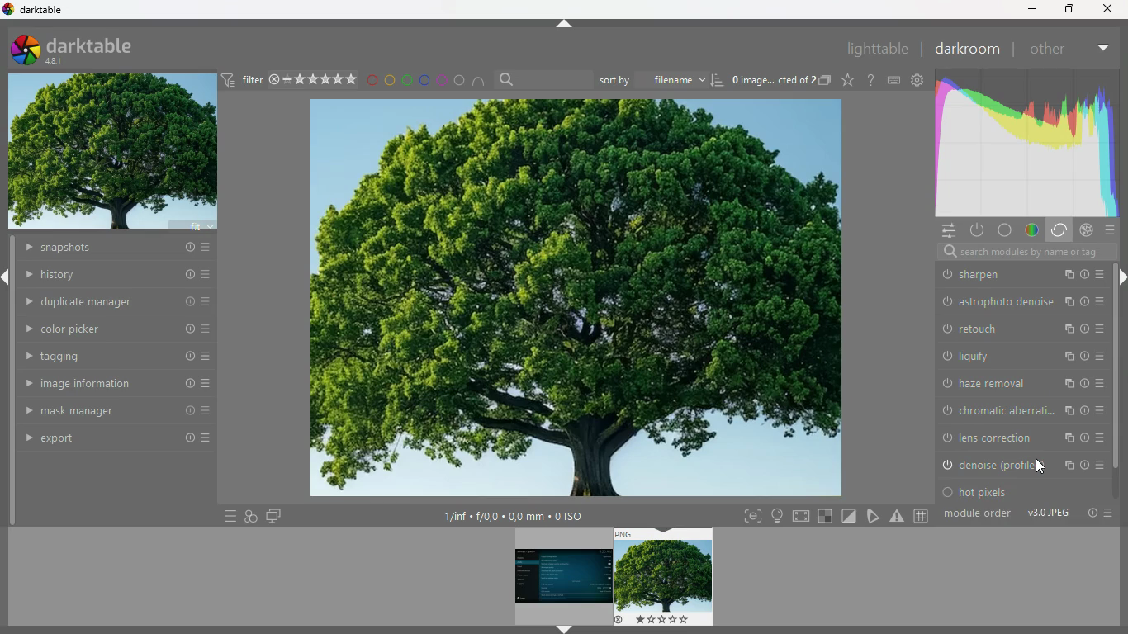 This screenshot has height=634, width=1128. Describe the element at coordinates (1022, 381) in the screenshot. I see `black relative exposure` at that location.